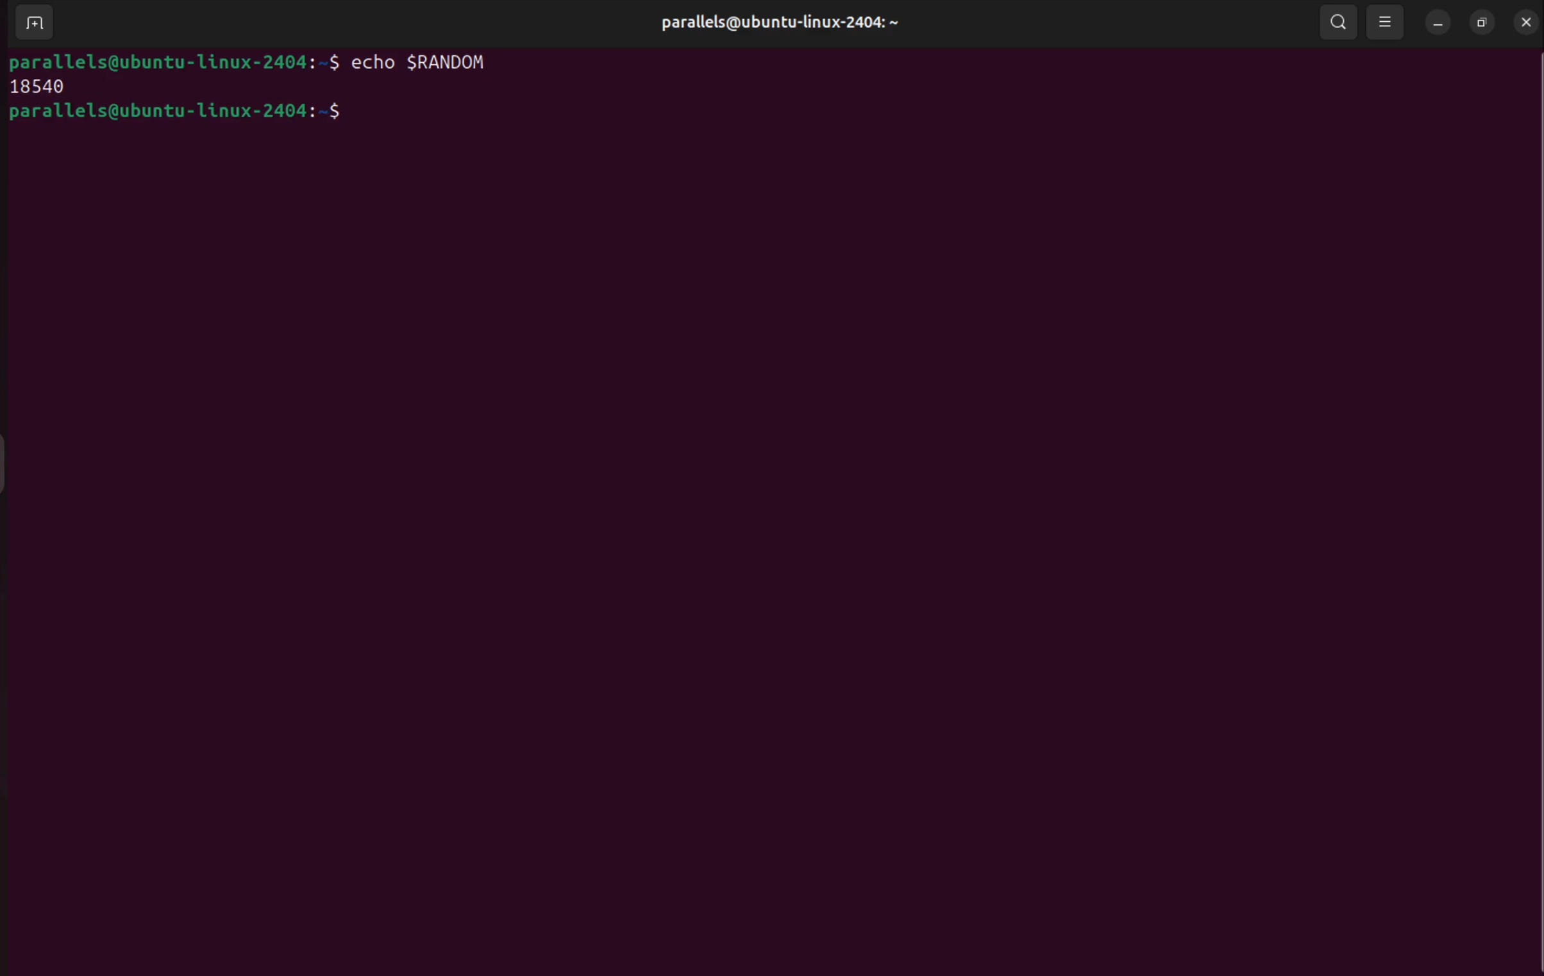  I want to click on bash prompt, so click(170, 58).